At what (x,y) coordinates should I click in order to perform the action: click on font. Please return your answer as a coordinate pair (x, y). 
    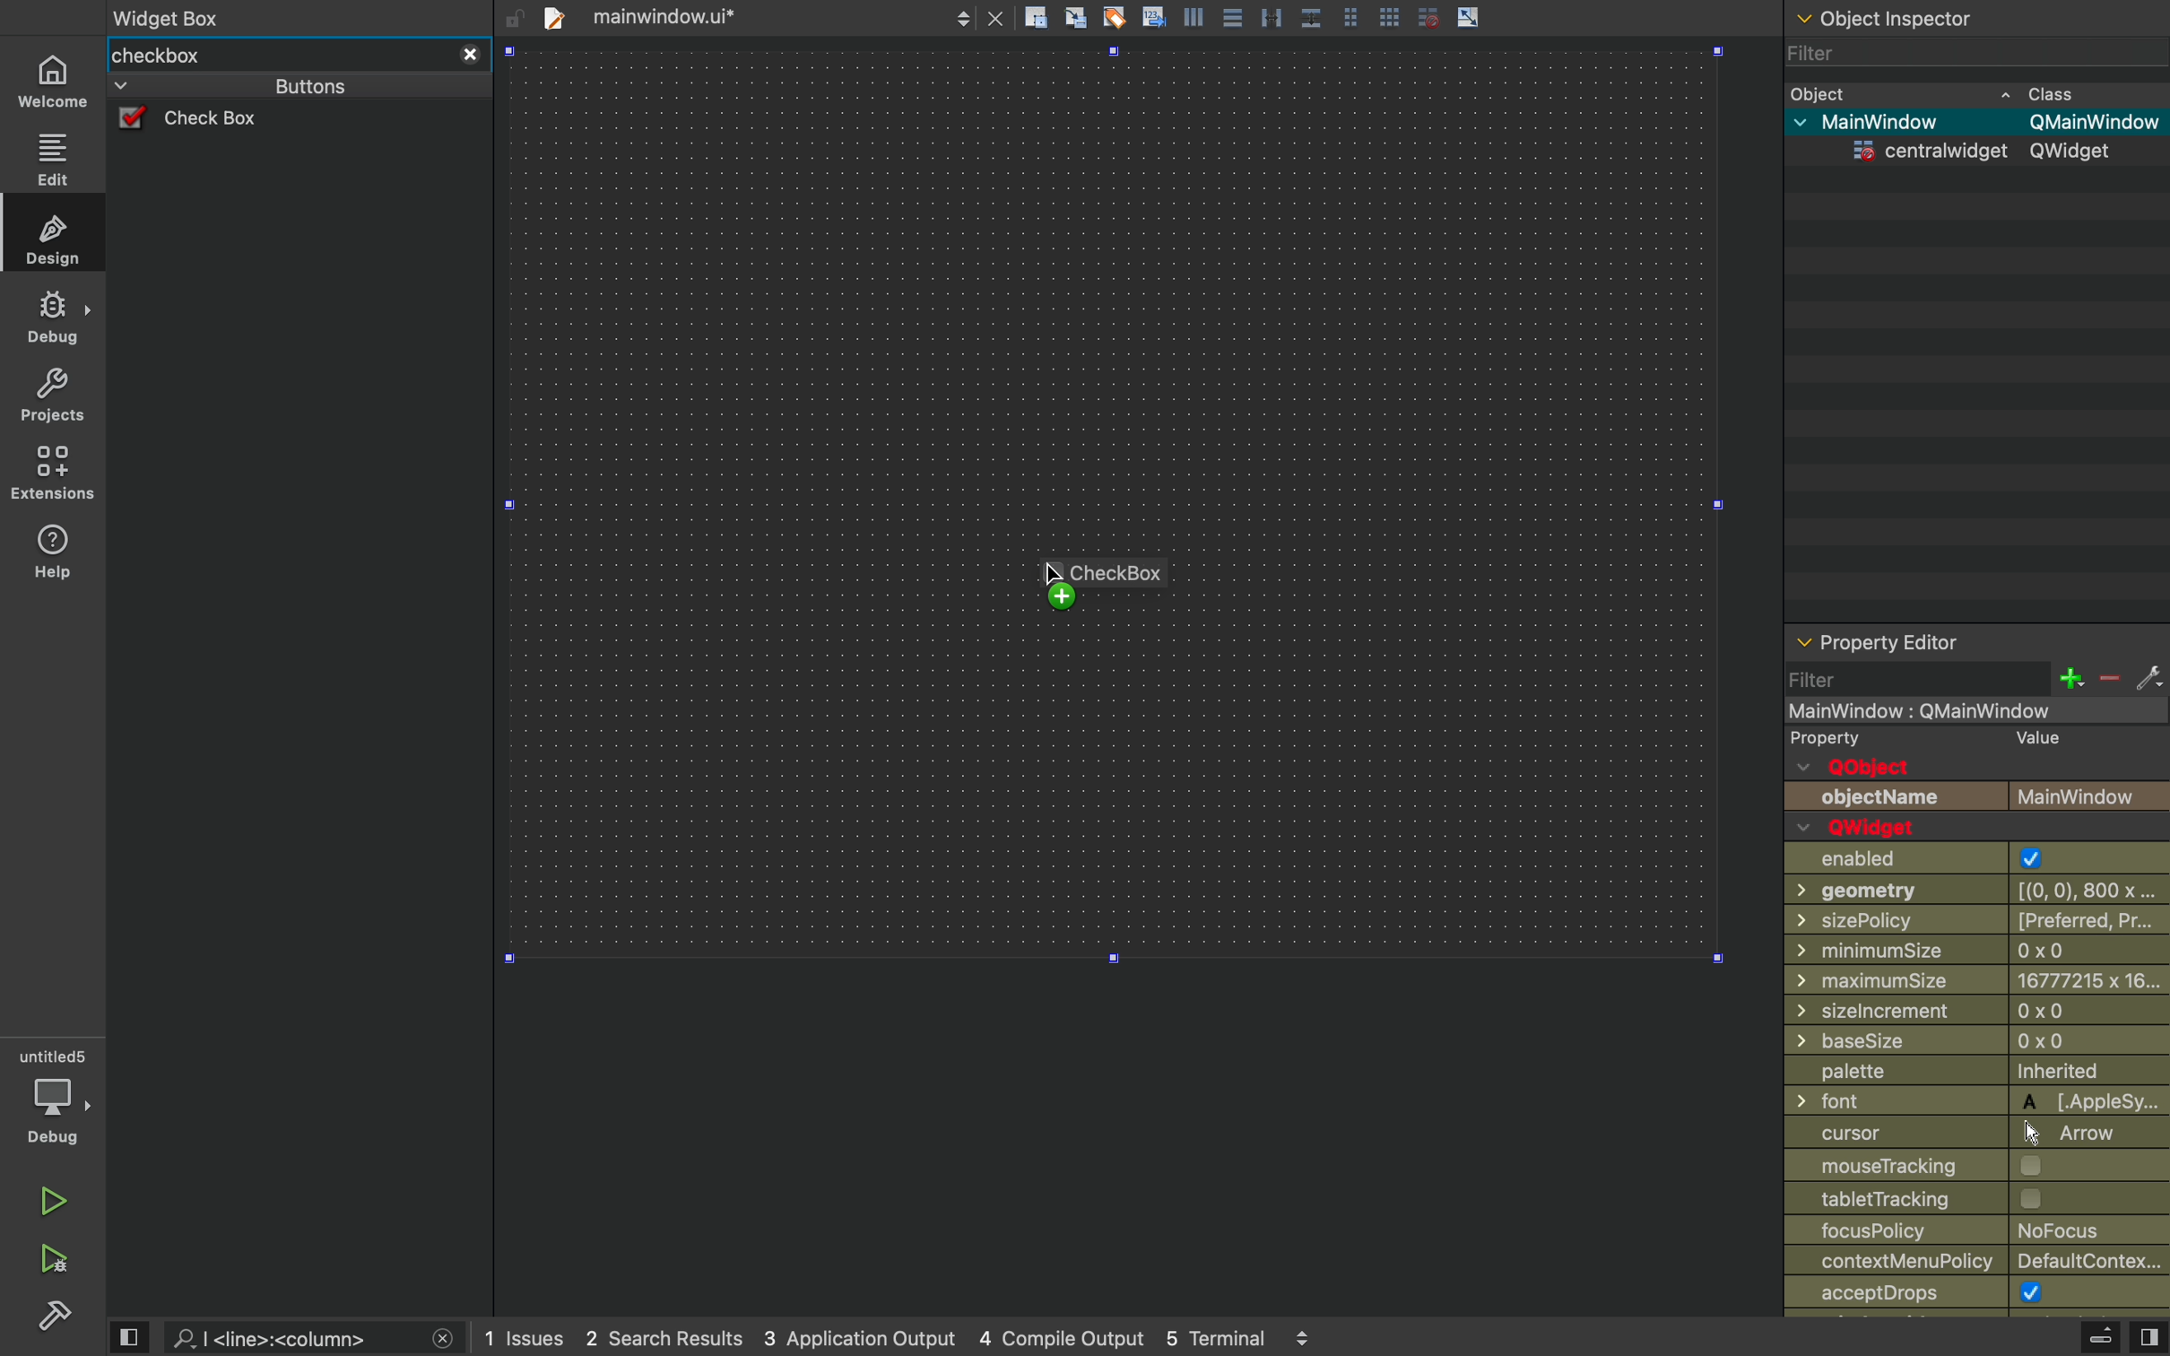
    Looking at the image, I should click on (1977, 1100).